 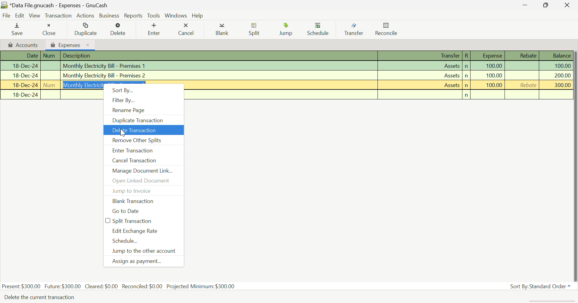 What do you see at coordinates (59, 5) in the screenshot?
I see `*Data File.gnucash - Expenses - GnuCash` at bounding box center [59, 5].